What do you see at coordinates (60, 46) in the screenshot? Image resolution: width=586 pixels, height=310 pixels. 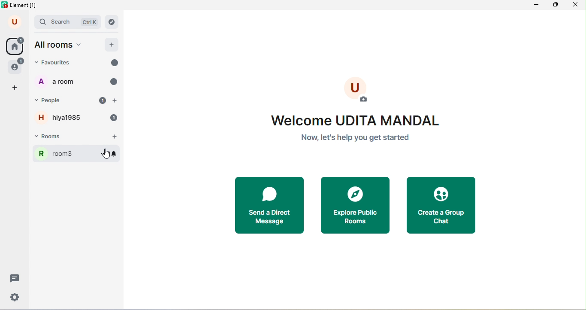 I see `all rooms` at bounding box center [60, 46].